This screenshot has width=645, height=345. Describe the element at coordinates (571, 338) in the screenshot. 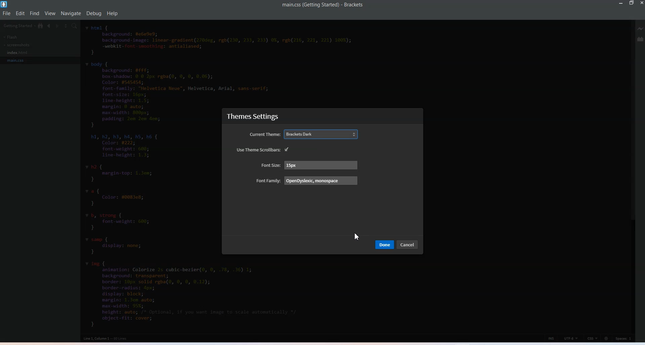

I see `UTF-8` at that location.